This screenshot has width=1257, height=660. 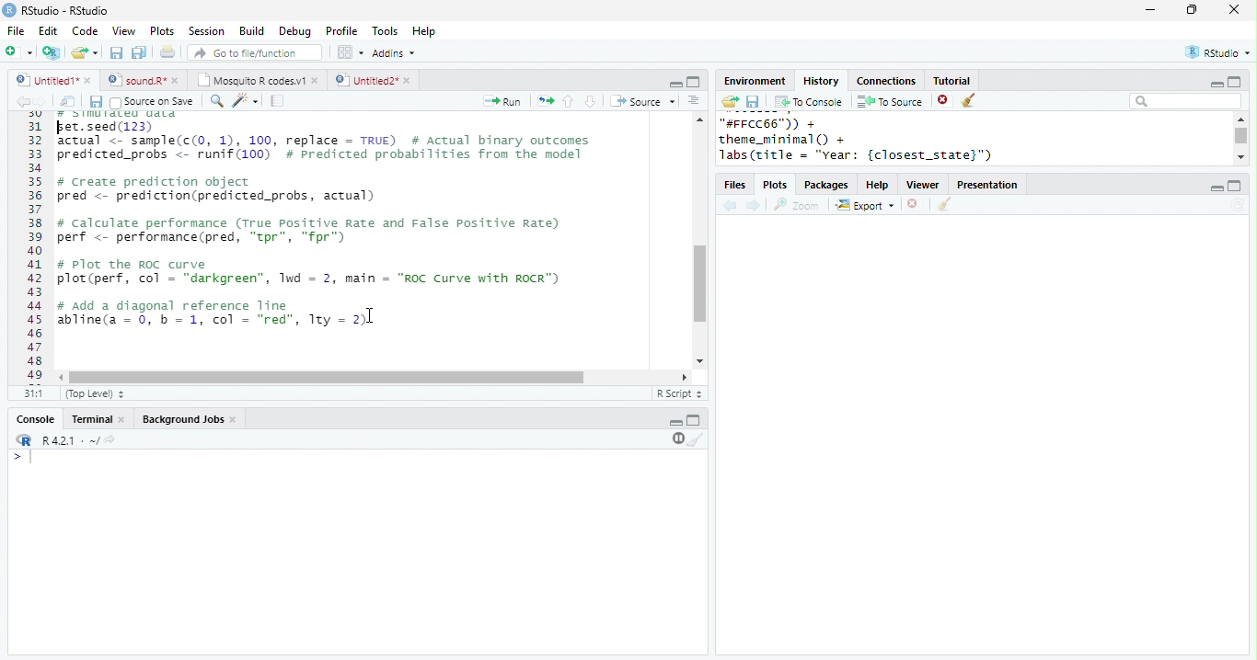 I want to click on close, so click(x=317, y=80).